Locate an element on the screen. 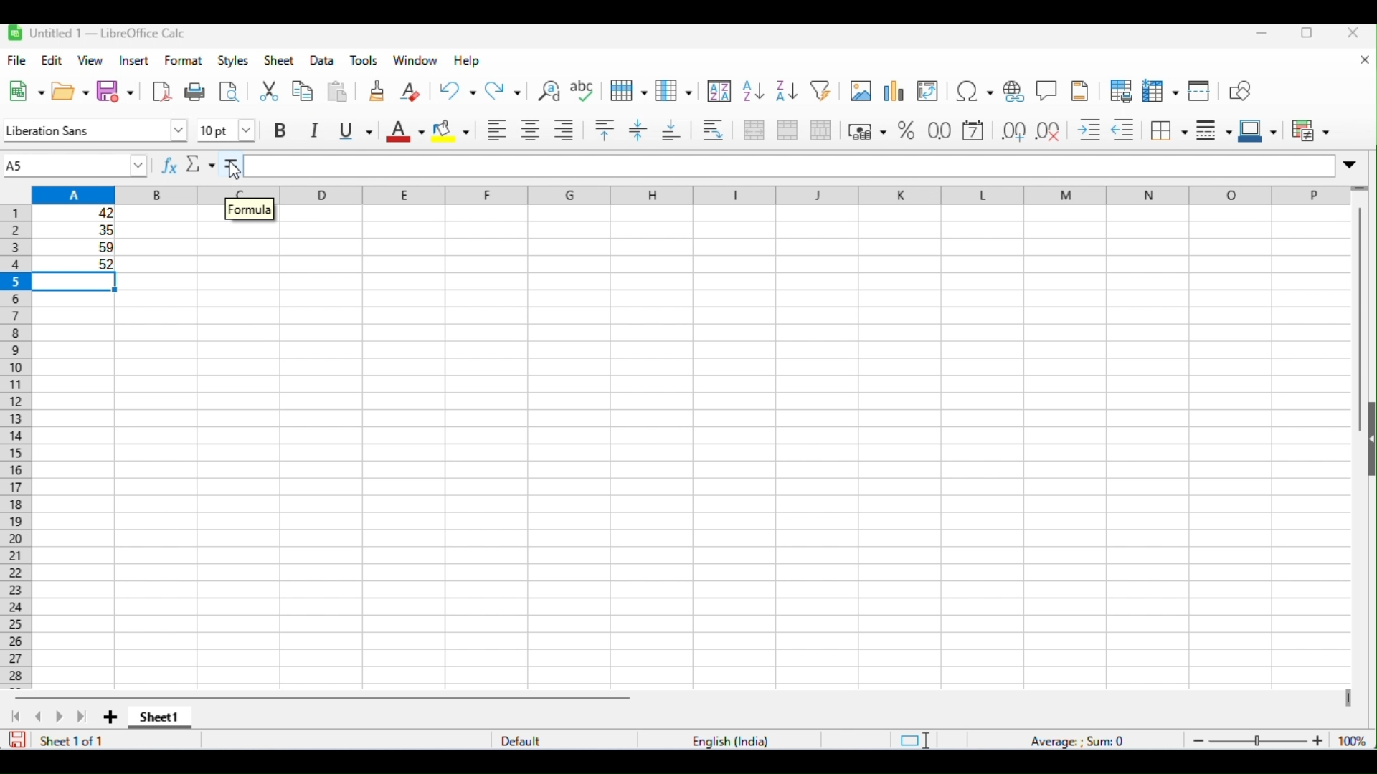 The image size is (1377, 774). save is located at coordinates (116, 91).